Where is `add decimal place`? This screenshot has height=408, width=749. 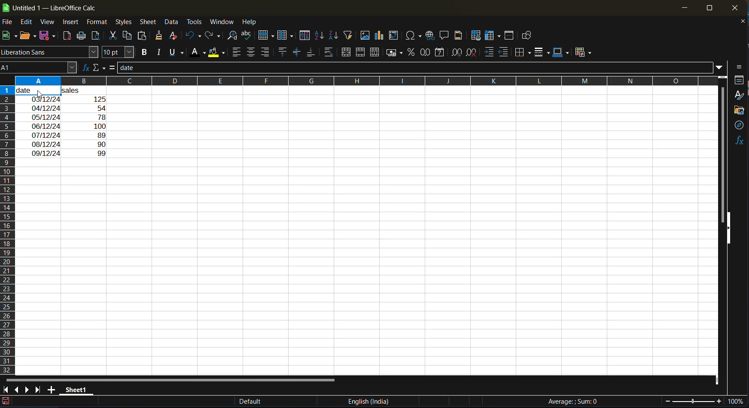
add decimal place is located at coordinates (458, 53).